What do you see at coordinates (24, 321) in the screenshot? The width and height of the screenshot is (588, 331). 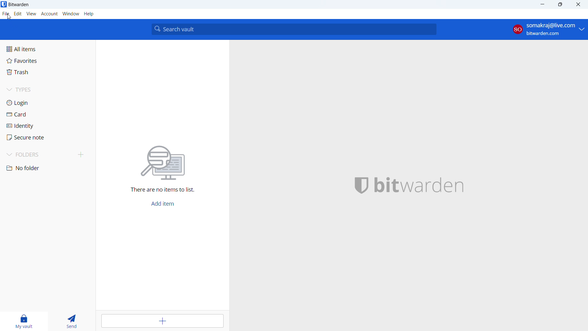 I see `my vault` at bounding box center [24, 321].